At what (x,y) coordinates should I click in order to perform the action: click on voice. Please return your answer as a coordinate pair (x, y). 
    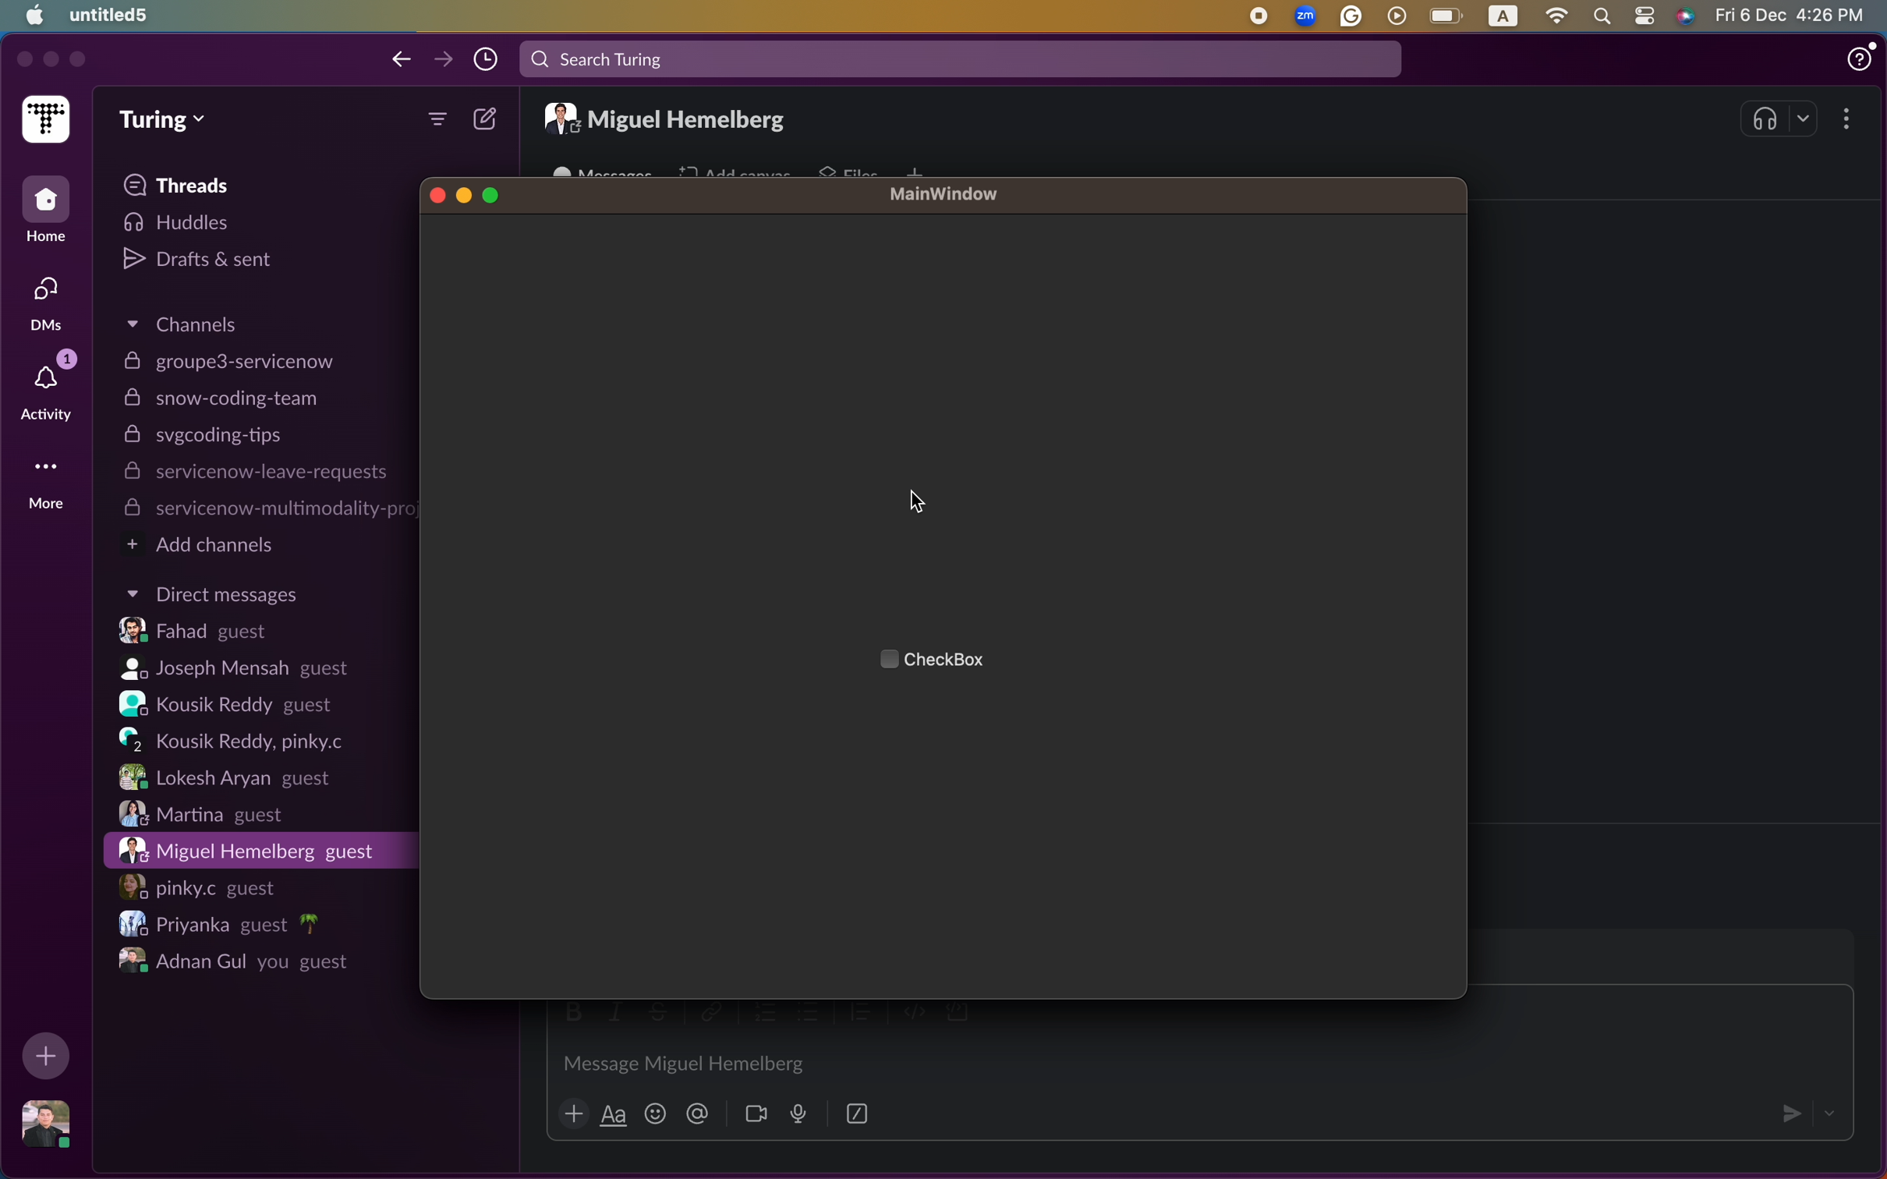
    Looking at the image, I should click on (796, 1113).